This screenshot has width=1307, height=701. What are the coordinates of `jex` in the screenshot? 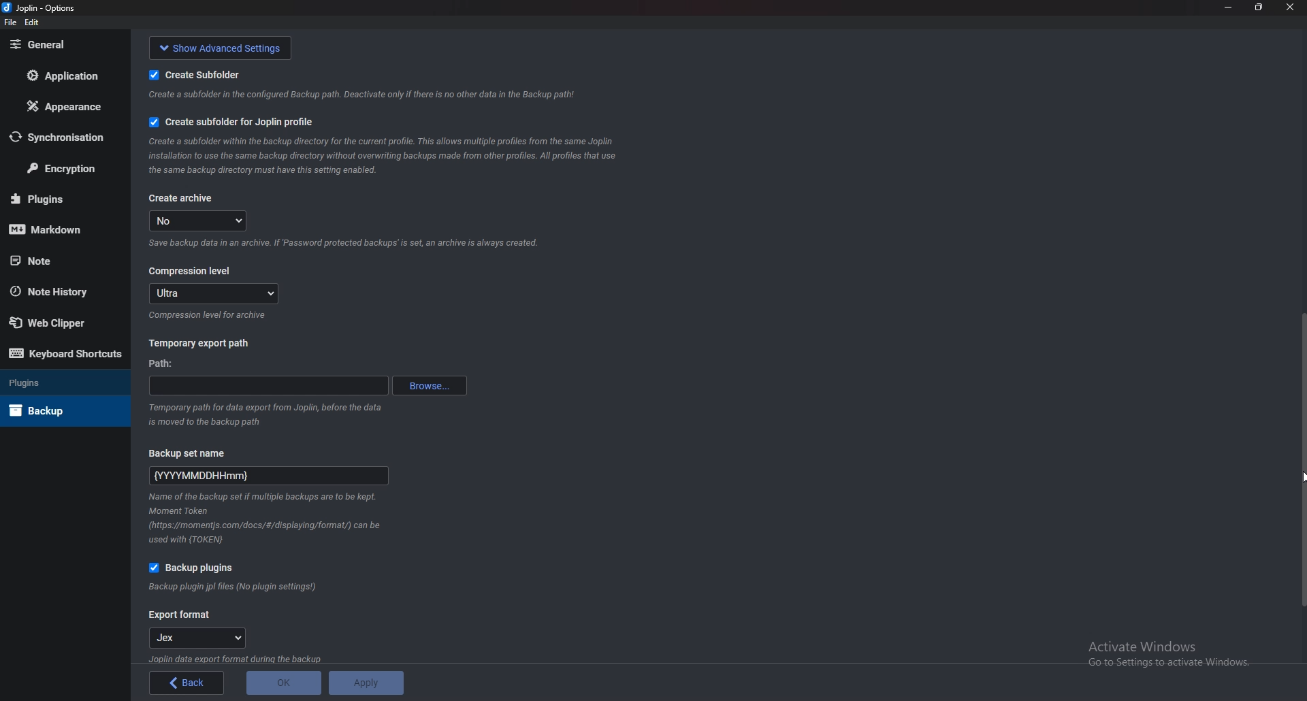 It's located at (199, 638).